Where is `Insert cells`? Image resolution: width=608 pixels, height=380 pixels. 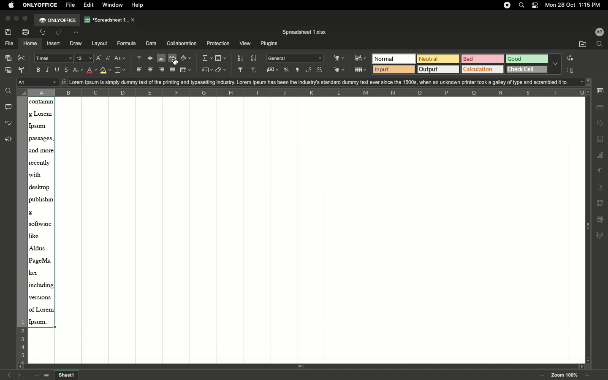
Insert cells is located at coordinates (339, 58).